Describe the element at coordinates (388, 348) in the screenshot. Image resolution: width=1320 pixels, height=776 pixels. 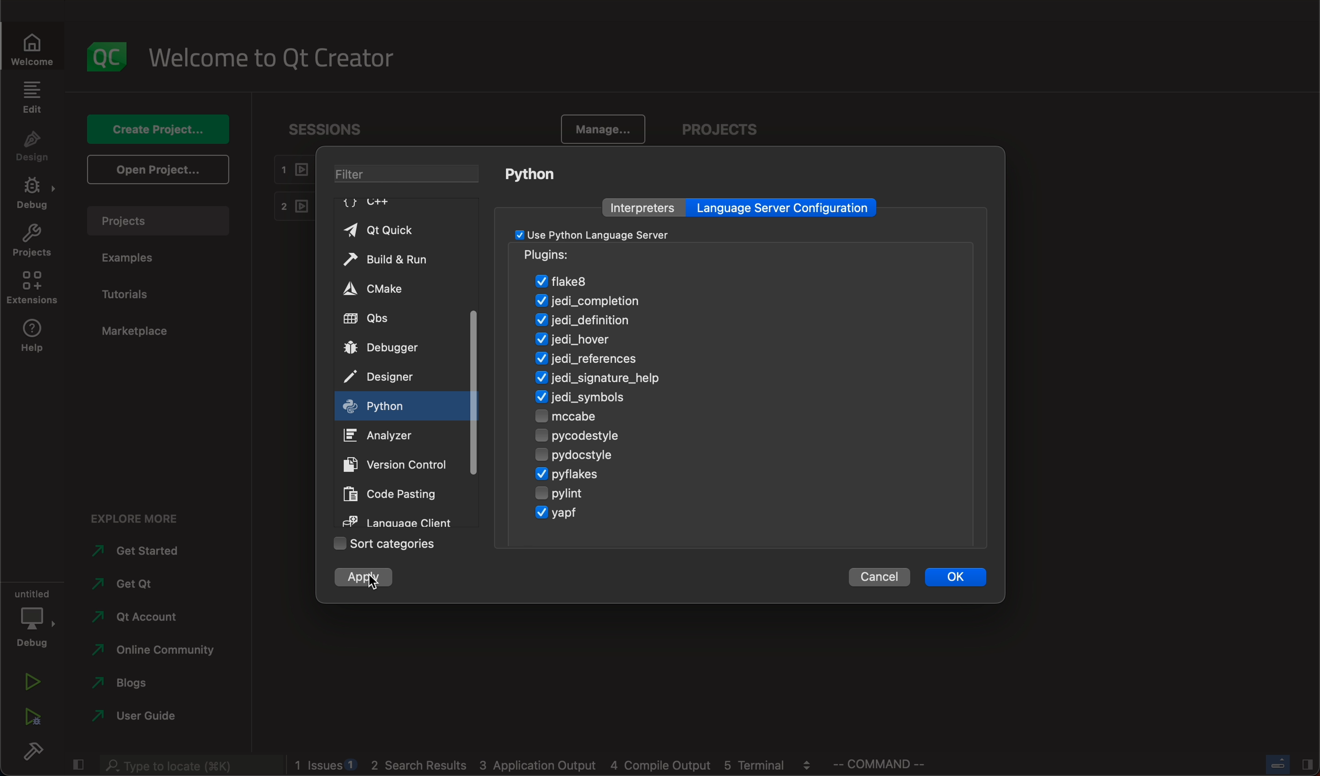
I see `debugger` at that location.